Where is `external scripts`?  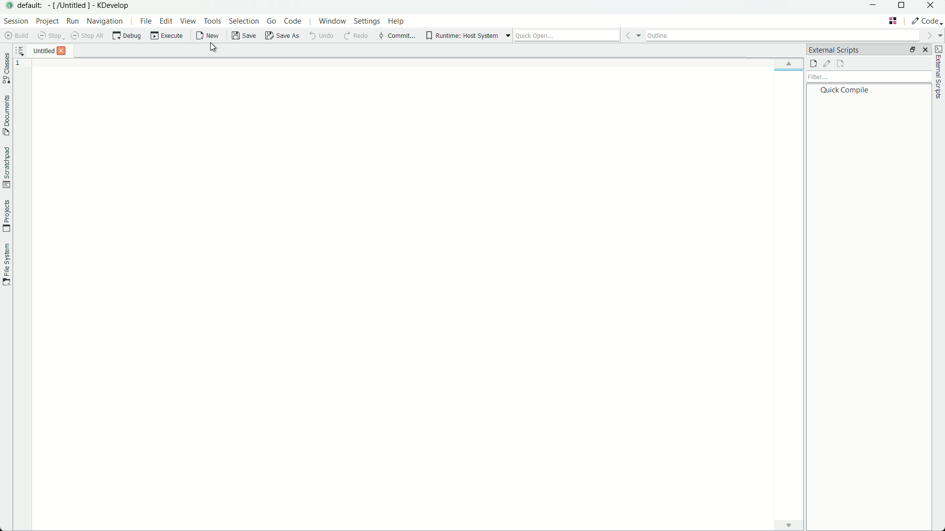
external scripts is located at coordinates (834, 51).